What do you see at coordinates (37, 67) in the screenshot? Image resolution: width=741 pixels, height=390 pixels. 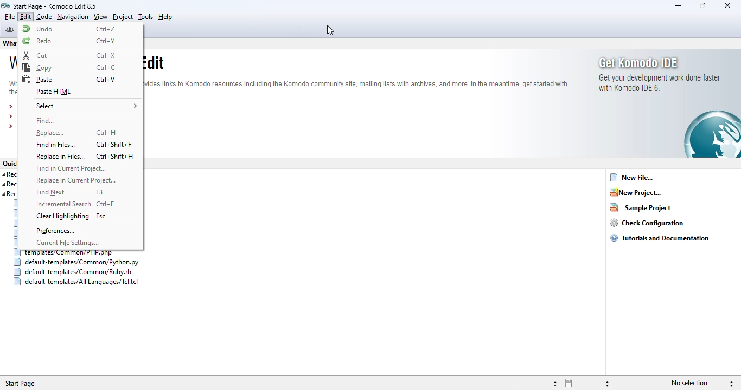 I see `copy` at bounding box center [37, 67].